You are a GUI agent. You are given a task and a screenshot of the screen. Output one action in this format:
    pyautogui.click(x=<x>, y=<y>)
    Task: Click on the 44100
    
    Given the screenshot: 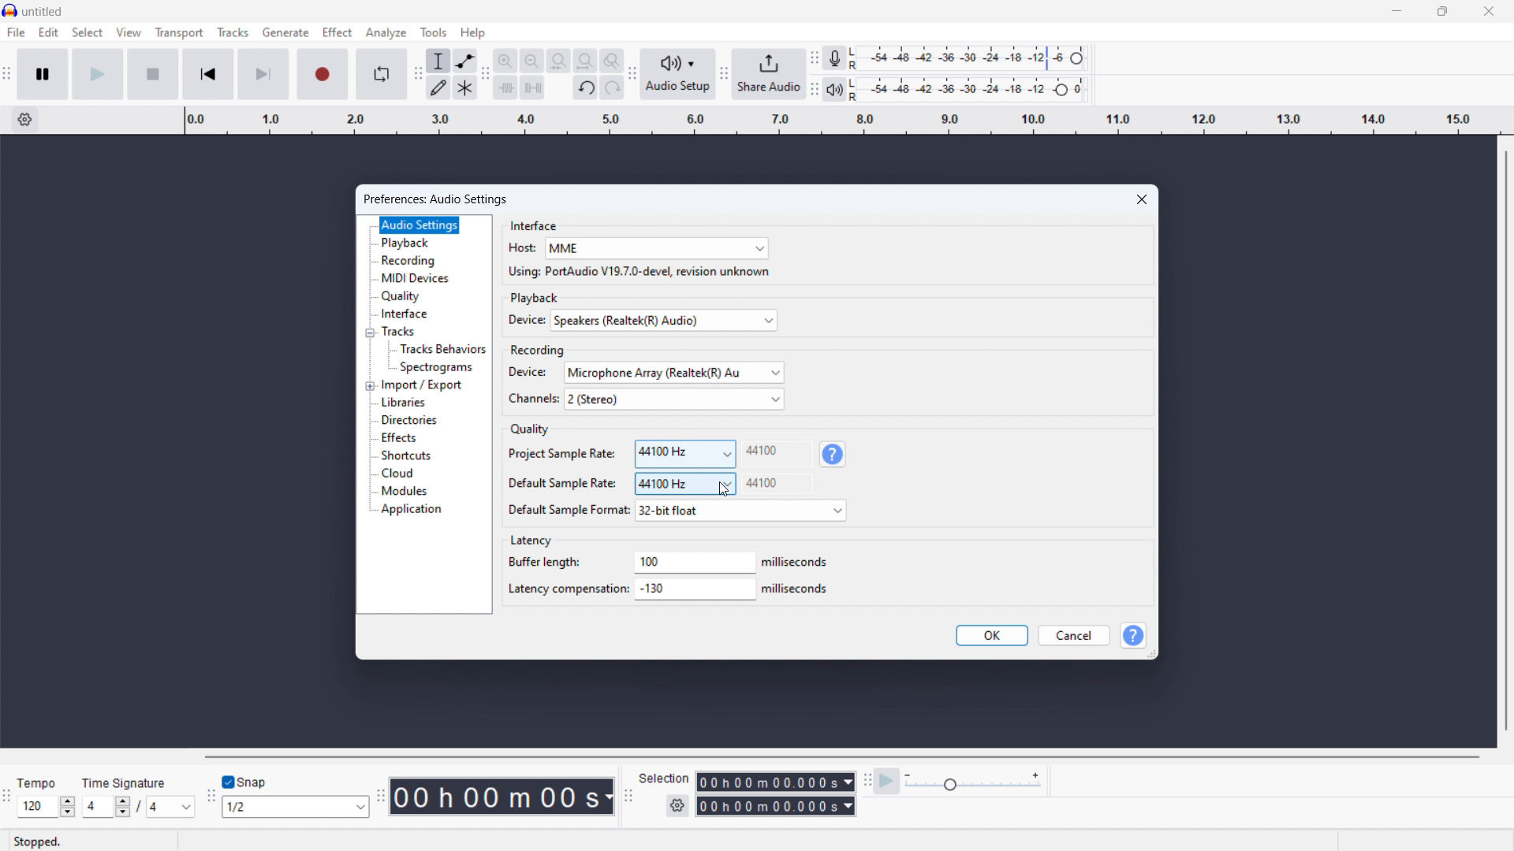 What is the action you would take?
    pyautogui.click(x=778, y=483)
    